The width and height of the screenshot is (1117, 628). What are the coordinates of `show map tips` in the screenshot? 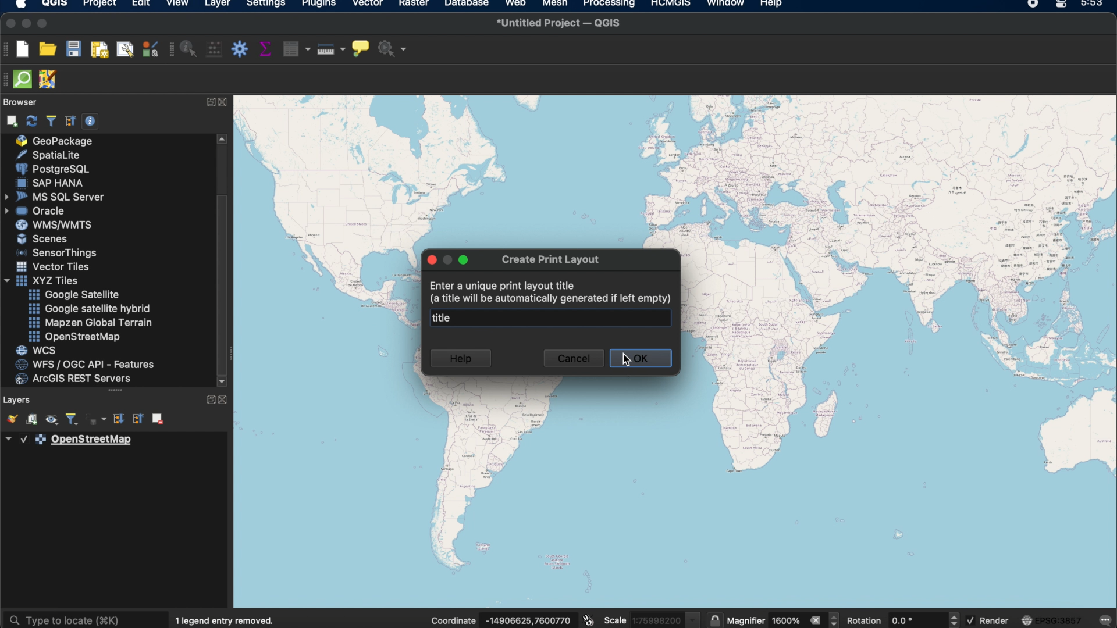 It's located at (361, 49).